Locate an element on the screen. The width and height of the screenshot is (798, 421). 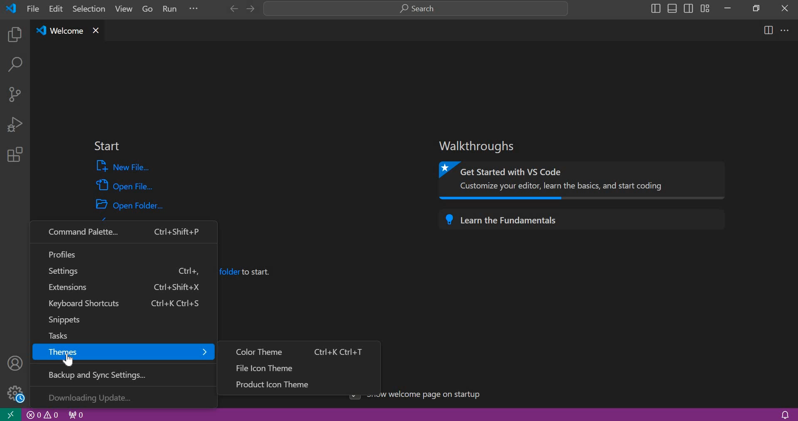
backup and sync settings is located at coordinates (127, 374).